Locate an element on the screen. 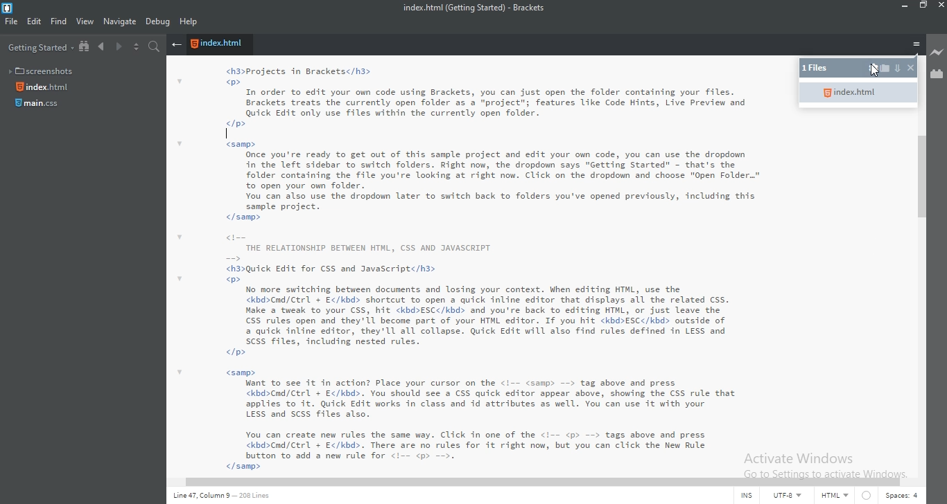 The height and width of the screenshot is (504, 947). restore is located at coordinates (925, 8).